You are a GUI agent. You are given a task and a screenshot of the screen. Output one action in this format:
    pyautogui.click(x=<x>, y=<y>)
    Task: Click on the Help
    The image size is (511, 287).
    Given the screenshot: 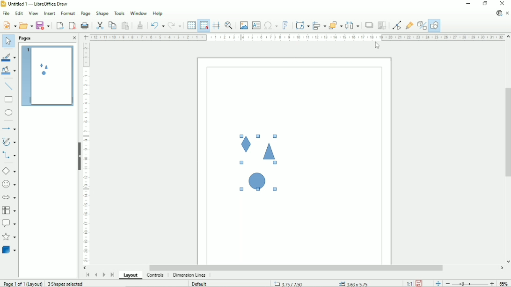 What is the action you would take?
    pyautogui.click(x=158, y=14)
    